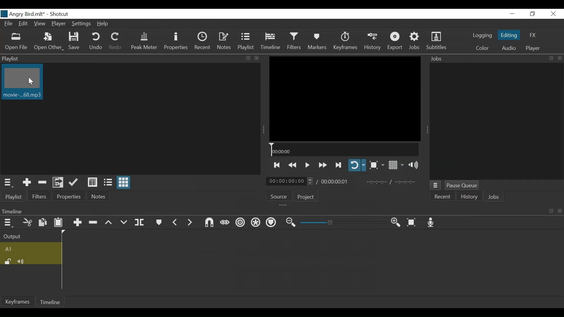 This screenshot has width=564, height=317. What do you see at coordinates (175, 222) in the screenshot?
I see `Previous marker` at bounding box center [175, 222].